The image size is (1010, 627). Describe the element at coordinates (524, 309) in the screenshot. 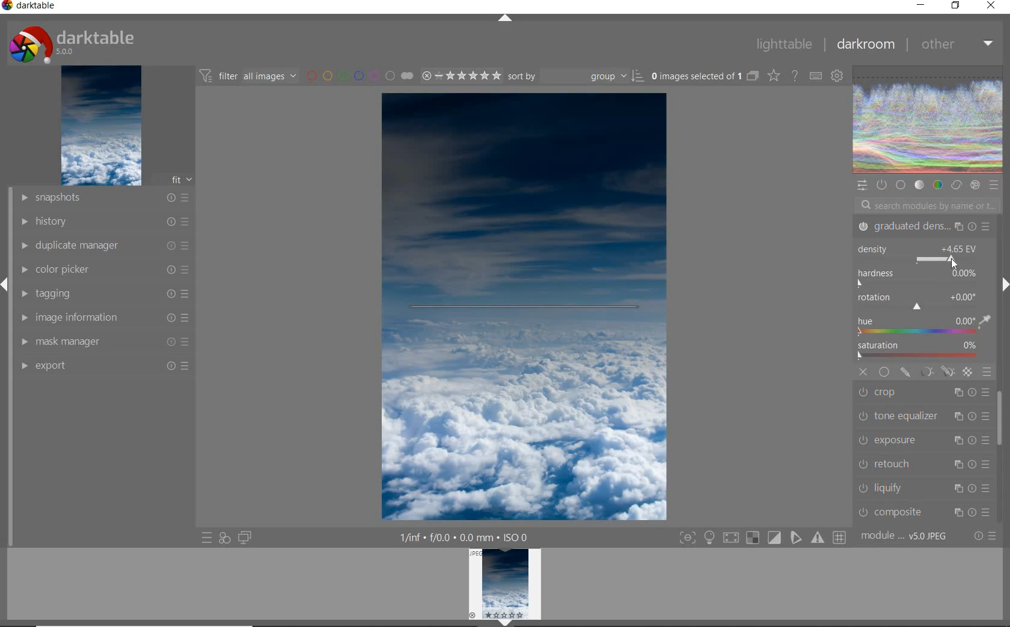

I see `DENSITY LINE` at that location.